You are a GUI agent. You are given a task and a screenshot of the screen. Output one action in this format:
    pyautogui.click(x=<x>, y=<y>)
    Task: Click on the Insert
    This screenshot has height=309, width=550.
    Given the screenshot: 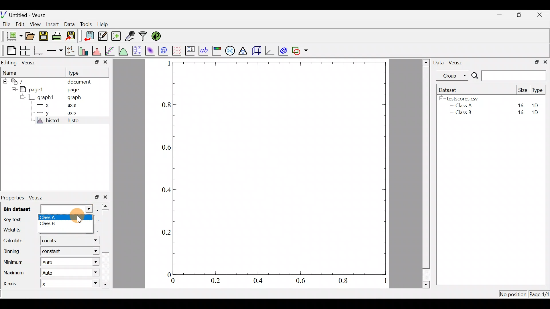 What is the action you would take?
    pyautogui.click(x=51, y=23)
    